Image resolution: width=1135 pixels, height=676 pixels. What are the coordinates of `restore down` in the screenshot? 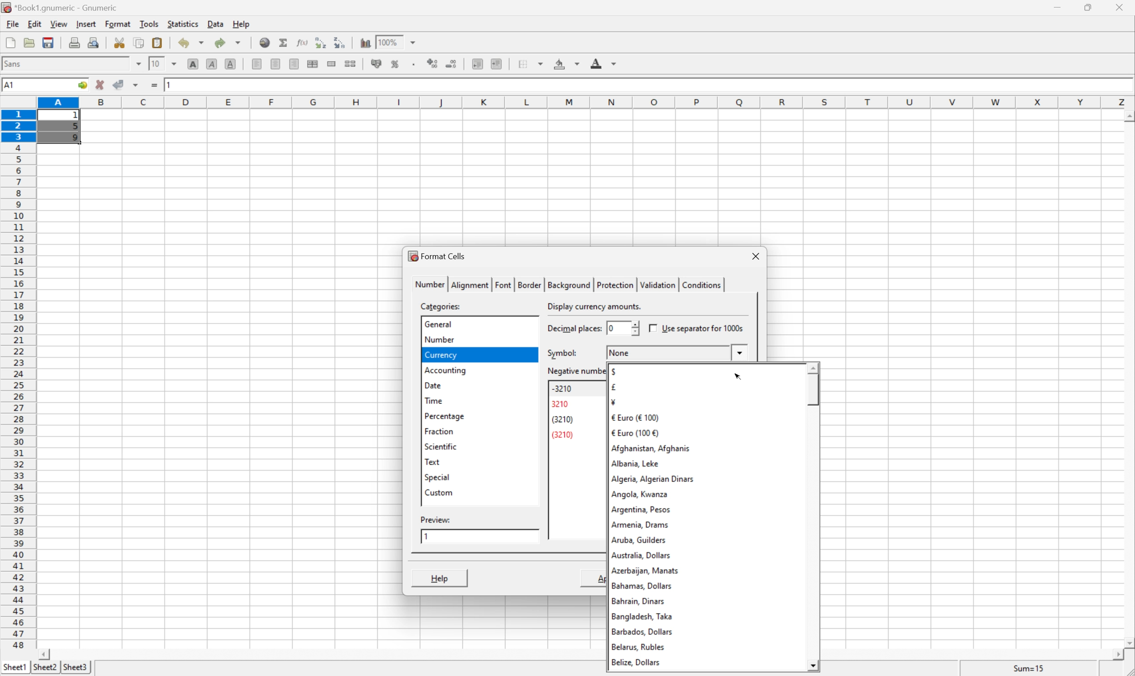 It's located at (1089, 7).